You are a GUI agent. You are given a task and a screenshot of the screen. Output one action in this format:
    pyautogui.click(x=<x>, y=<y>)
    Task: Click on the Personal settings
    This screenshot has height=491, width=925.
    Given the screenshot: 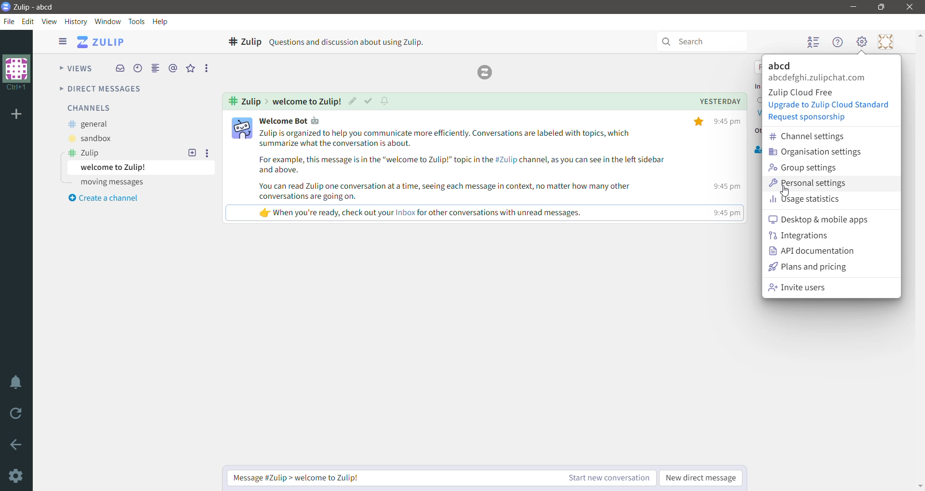 What is the action you would take?
    pyautogui.click(x=832, y=183)
    